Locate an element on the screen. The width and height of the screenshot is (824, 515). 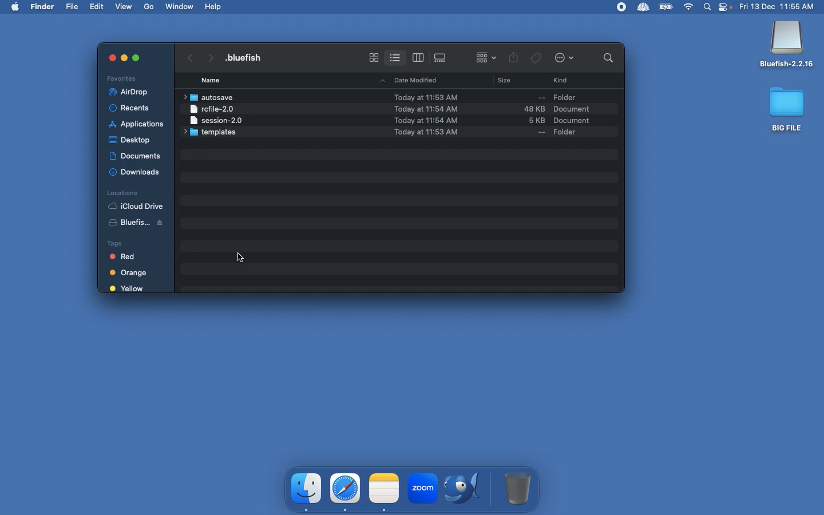
Bluefish is located at coordinates (787, 45).